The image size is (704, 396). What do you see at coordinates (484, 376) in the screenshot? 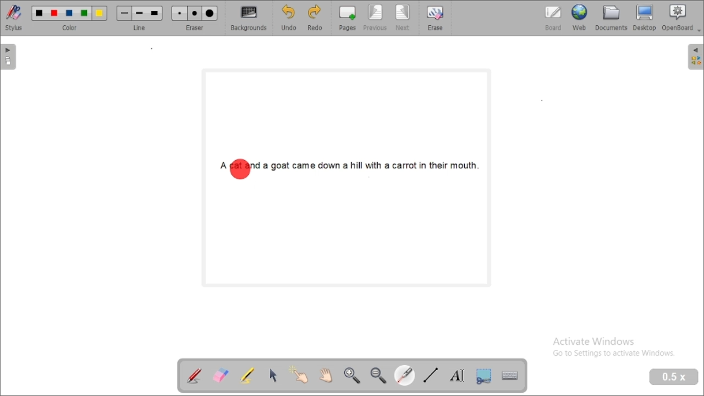
I see `capture part of the screen` at bounding box center [484, 376].